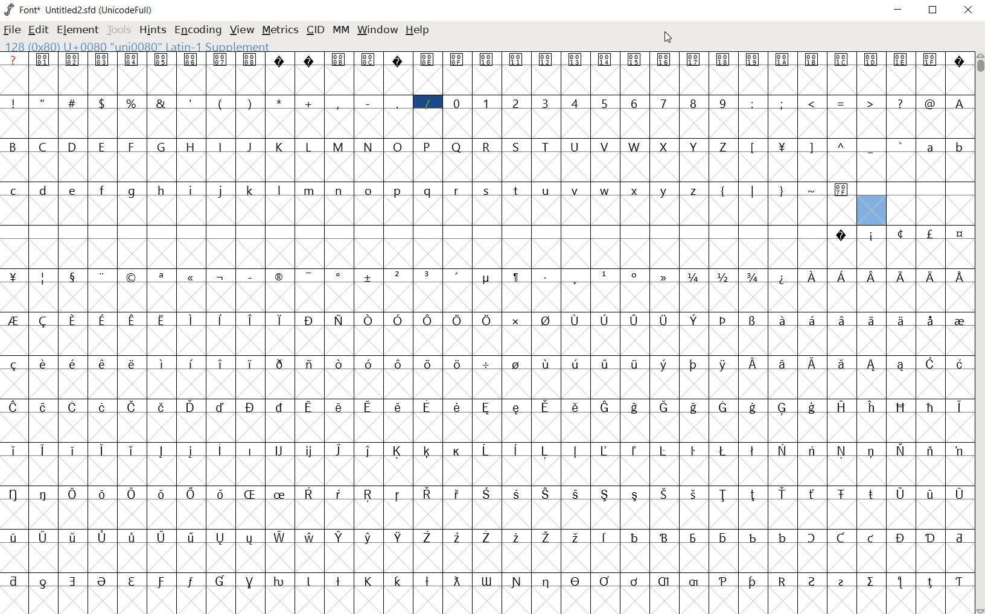 This screenshot has width=985, height=614. Describe the element at coordinates (516, 408) in the screenshot. I see `glyph` at that location.